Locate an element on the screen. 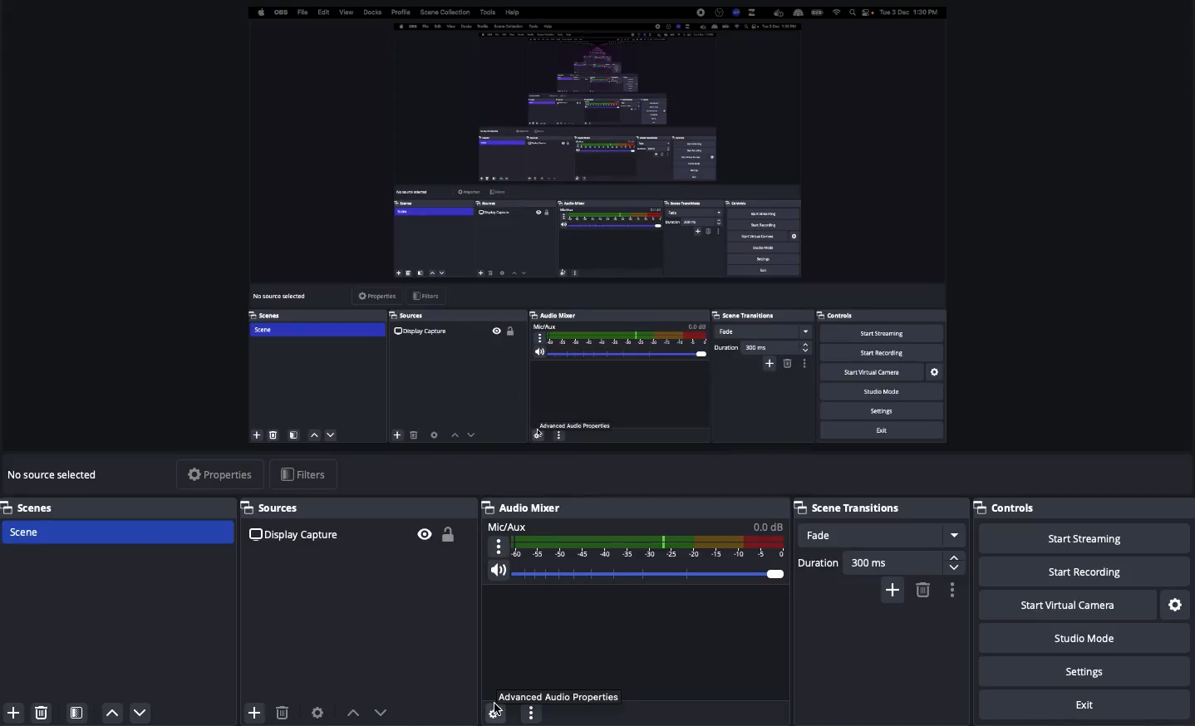 The width and height of the screenshot is (1195, 726). Unlock is located at coordinates (451, 535).